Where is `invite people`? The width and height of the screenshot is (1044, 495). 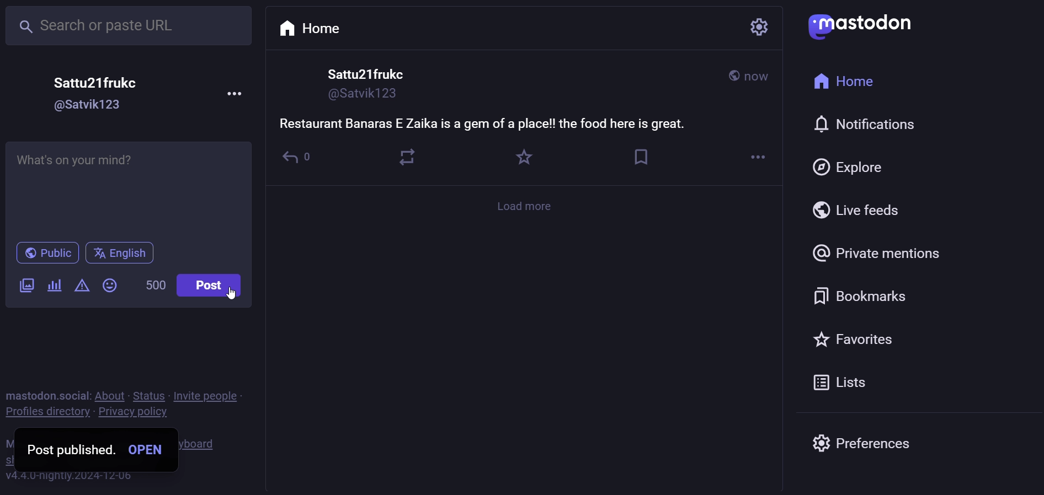 invite people is located at coordinates (207, 396).